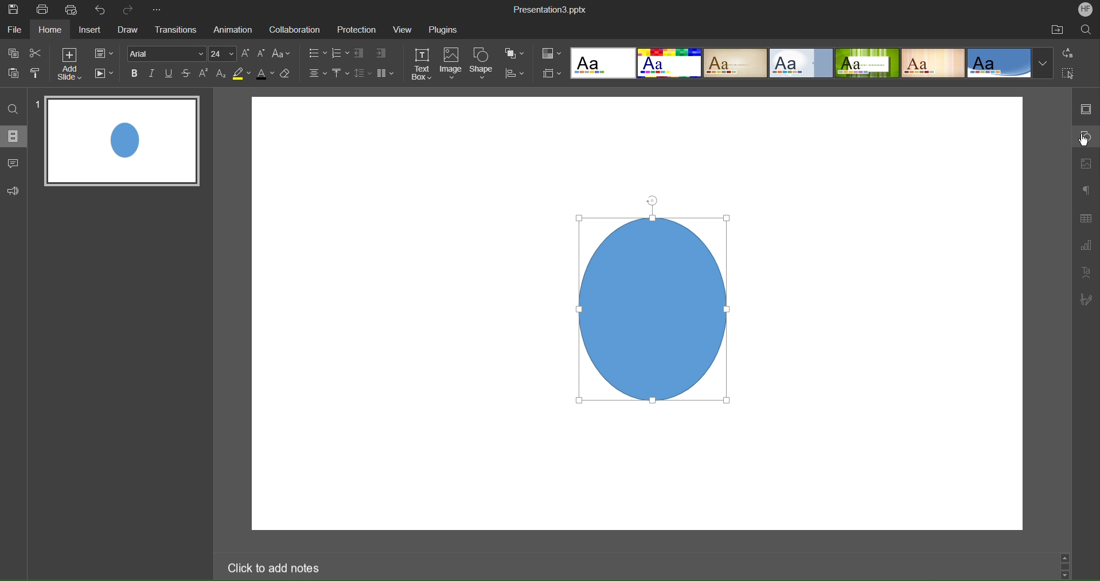 The height and width of the screenshot is (581, 1100). I want to click on Decrease Indent, so click(360, 54).